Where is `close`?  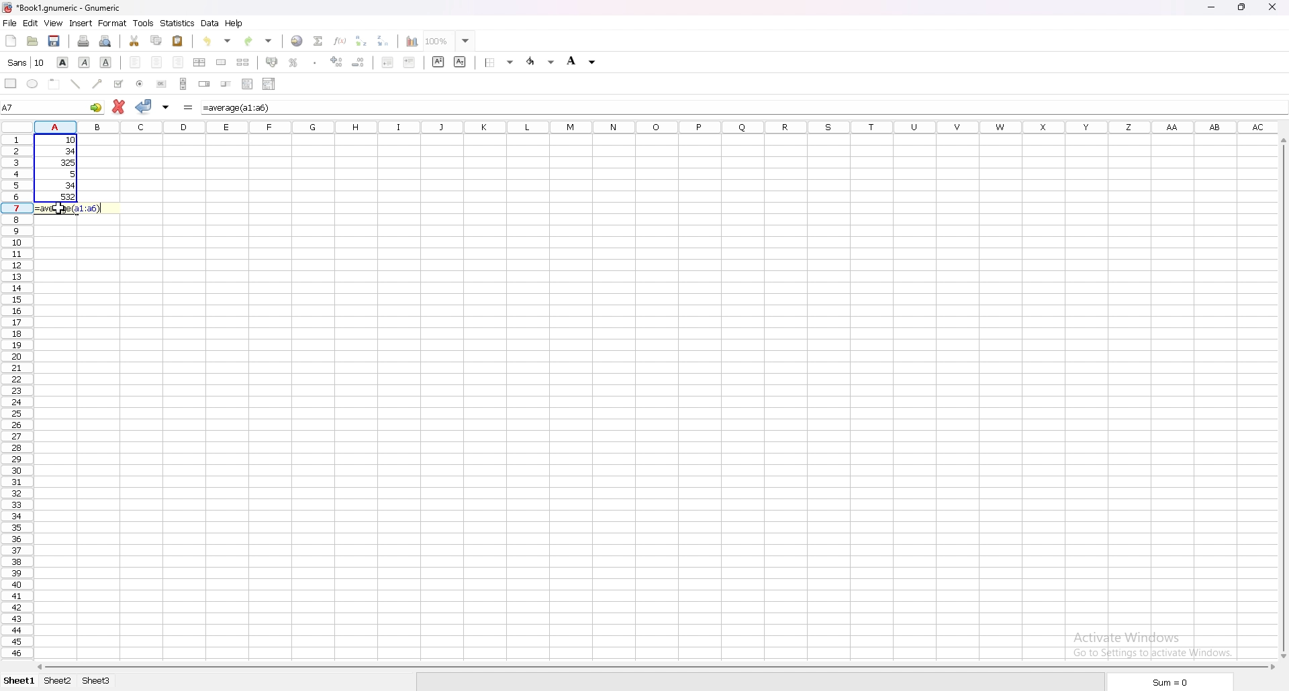 close is located at coordinates (1272, 8).